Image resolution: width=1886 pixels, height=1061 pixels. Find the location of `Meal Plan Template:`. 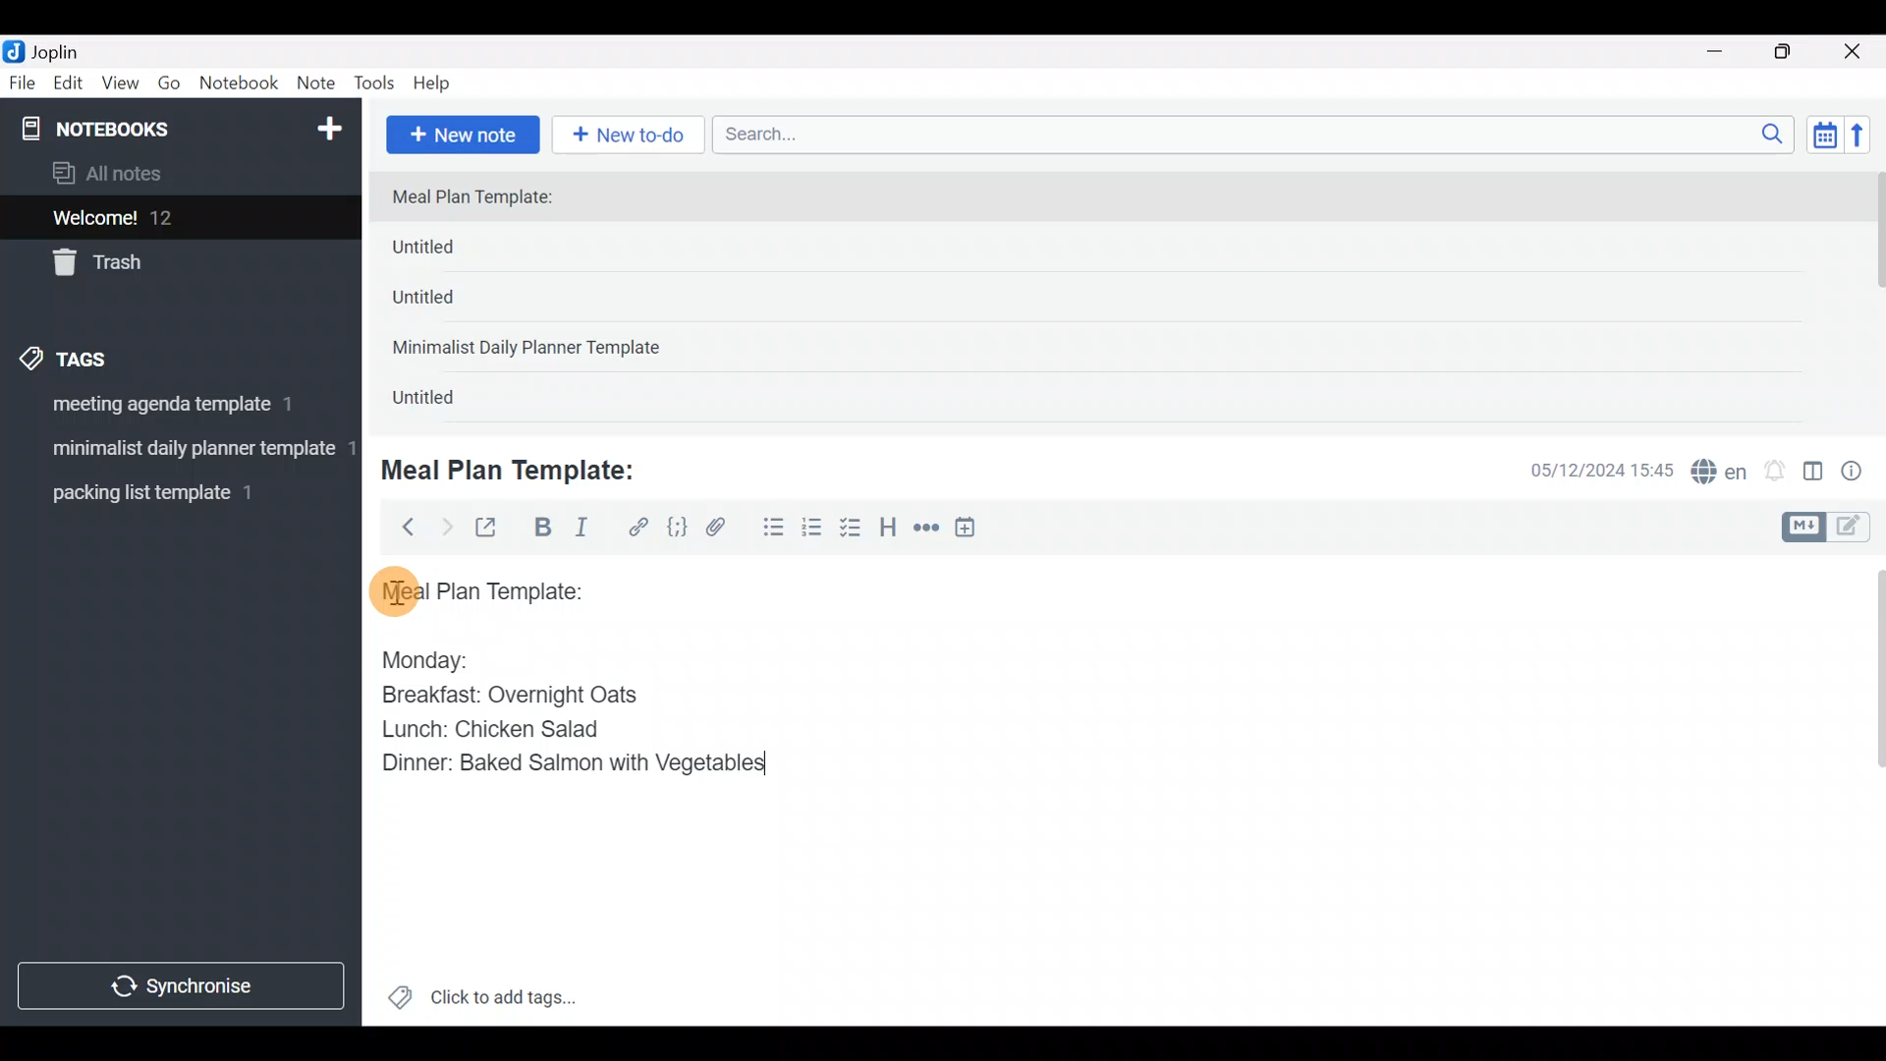

Meal Plan Template: is located at coordinates (521, 468).